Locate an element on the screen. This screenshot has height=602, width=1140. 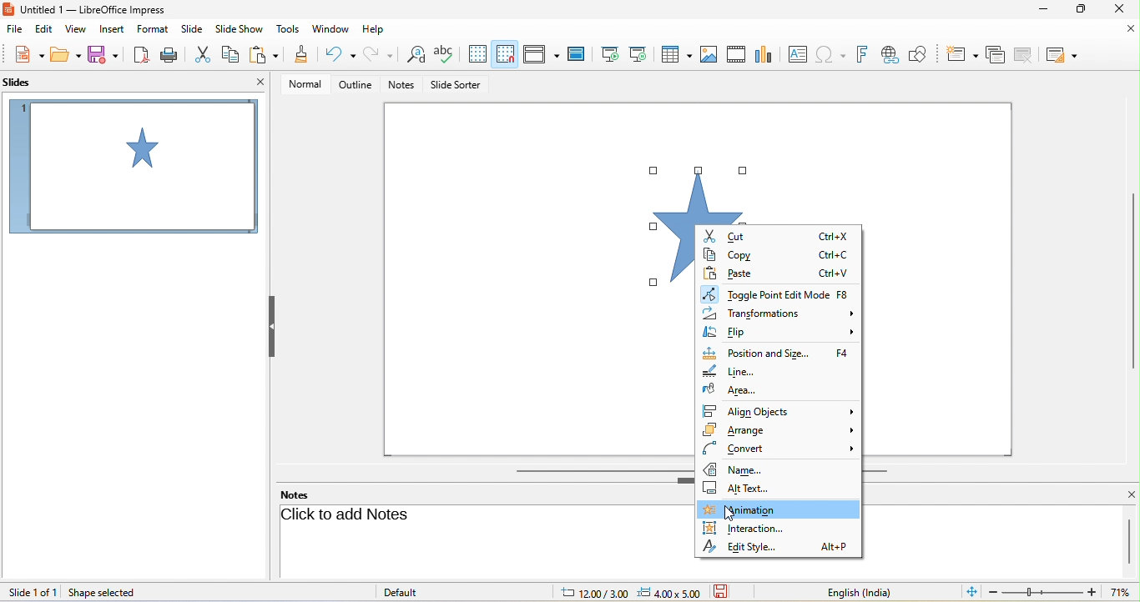
slide1 is located at coordinates (133, 169).